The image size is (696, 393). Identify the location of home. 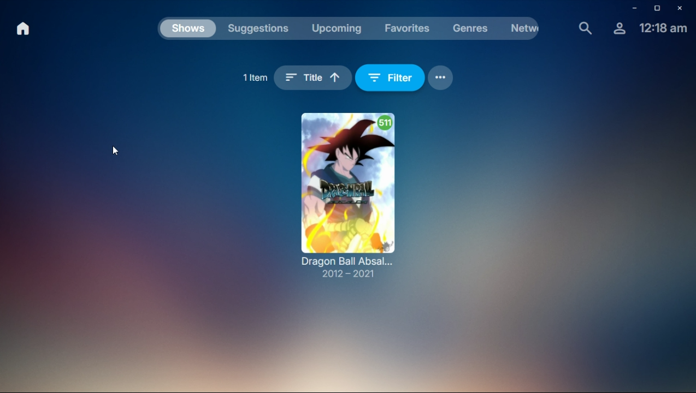
(23, 29).